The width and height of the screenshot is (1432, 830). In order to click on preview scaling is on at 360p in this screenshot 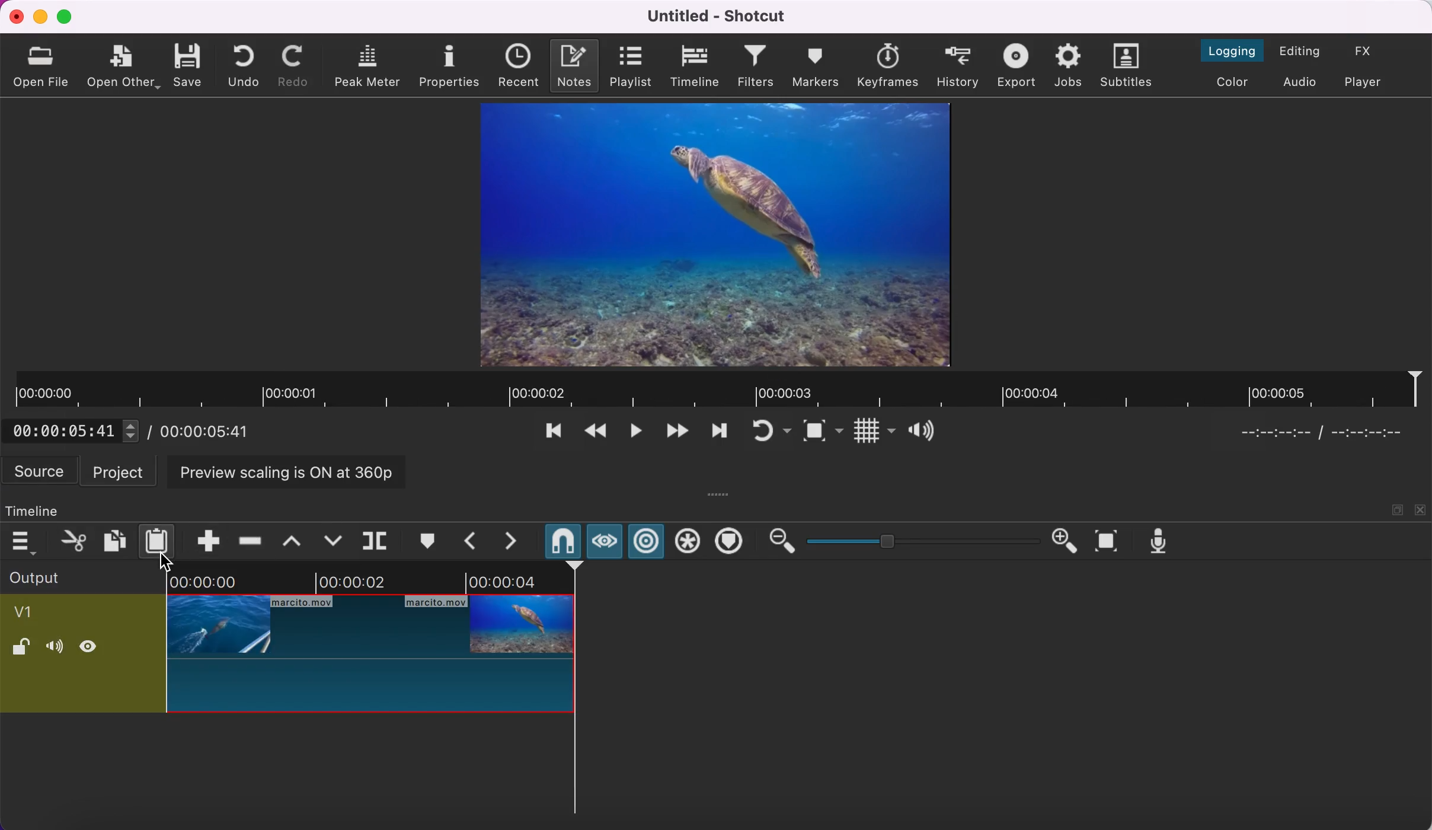, I will do `click(287, 473)`.